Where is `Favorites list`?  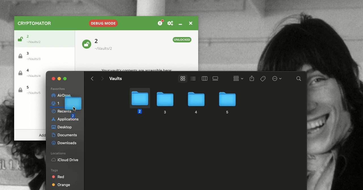 Favorites list is located at coordinates (57, 89).